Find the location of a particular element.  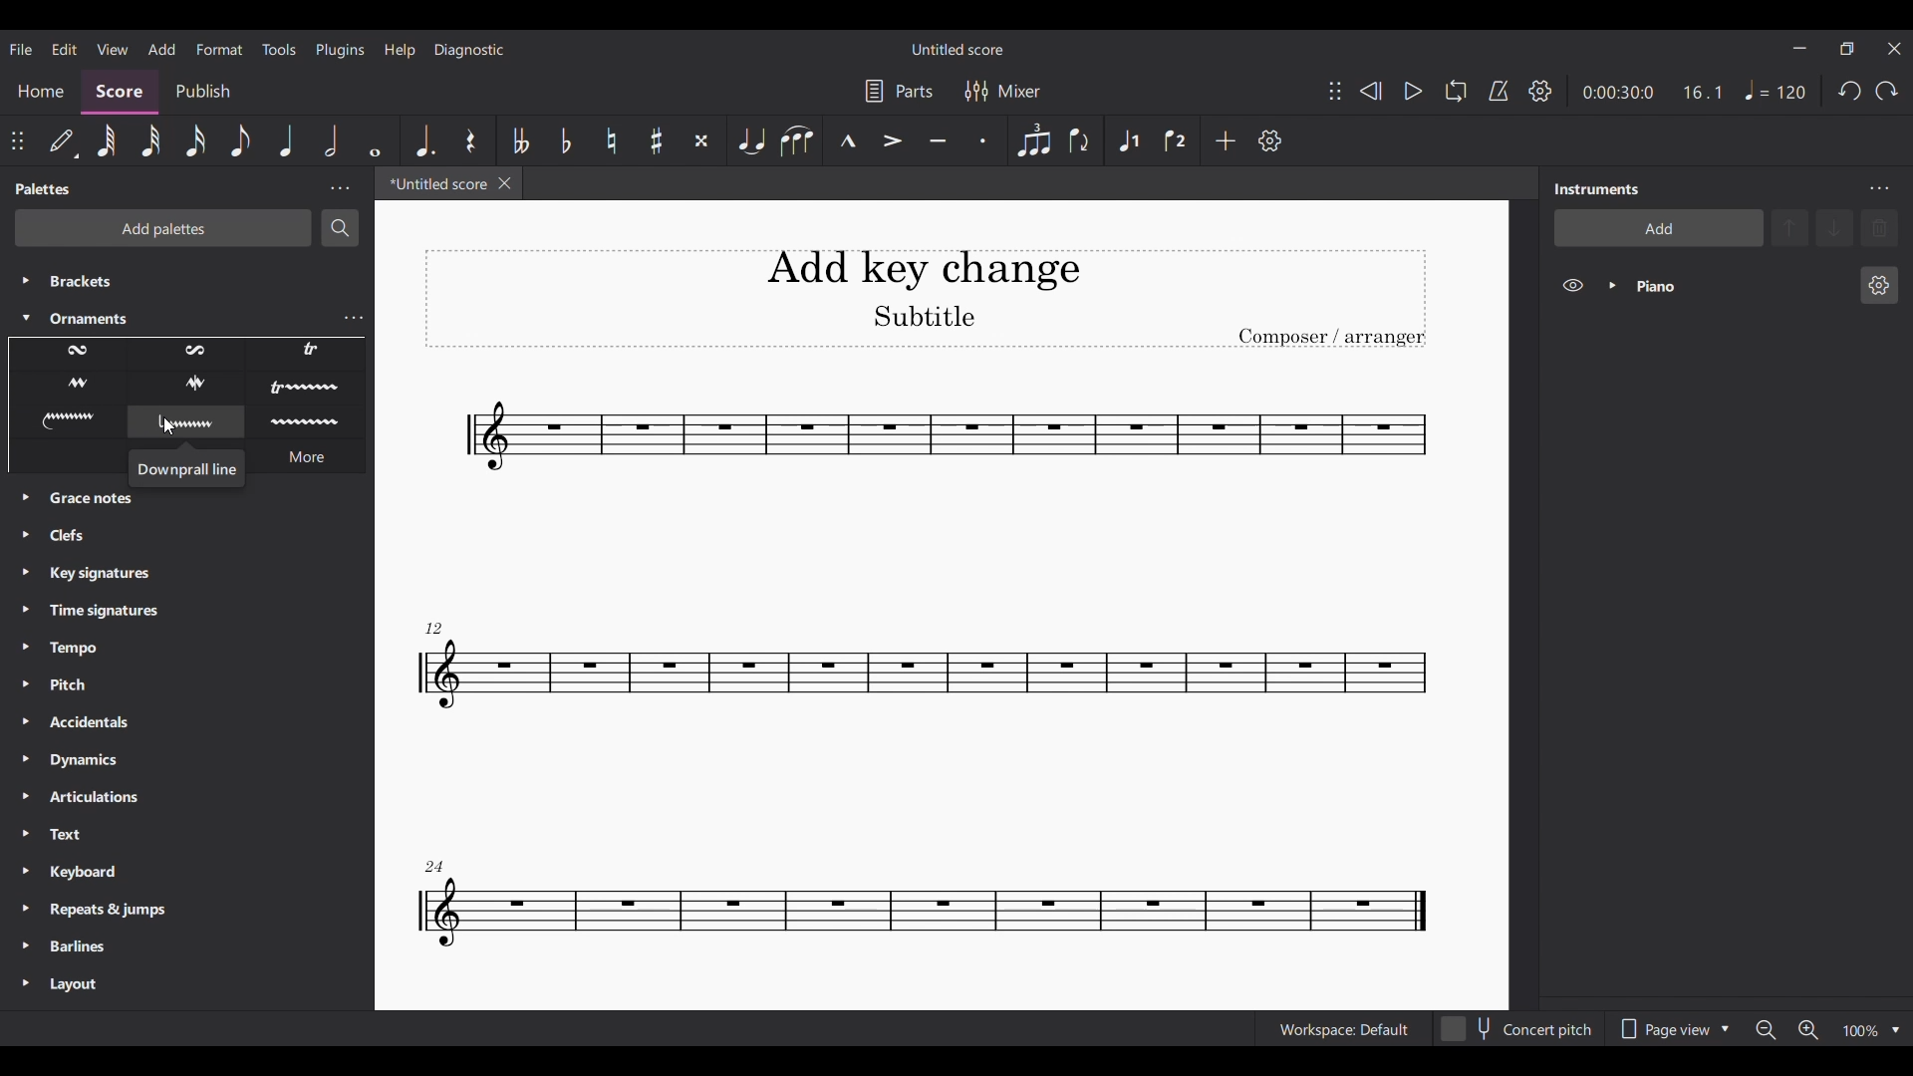

64th note is located at coordinates (107, 140).